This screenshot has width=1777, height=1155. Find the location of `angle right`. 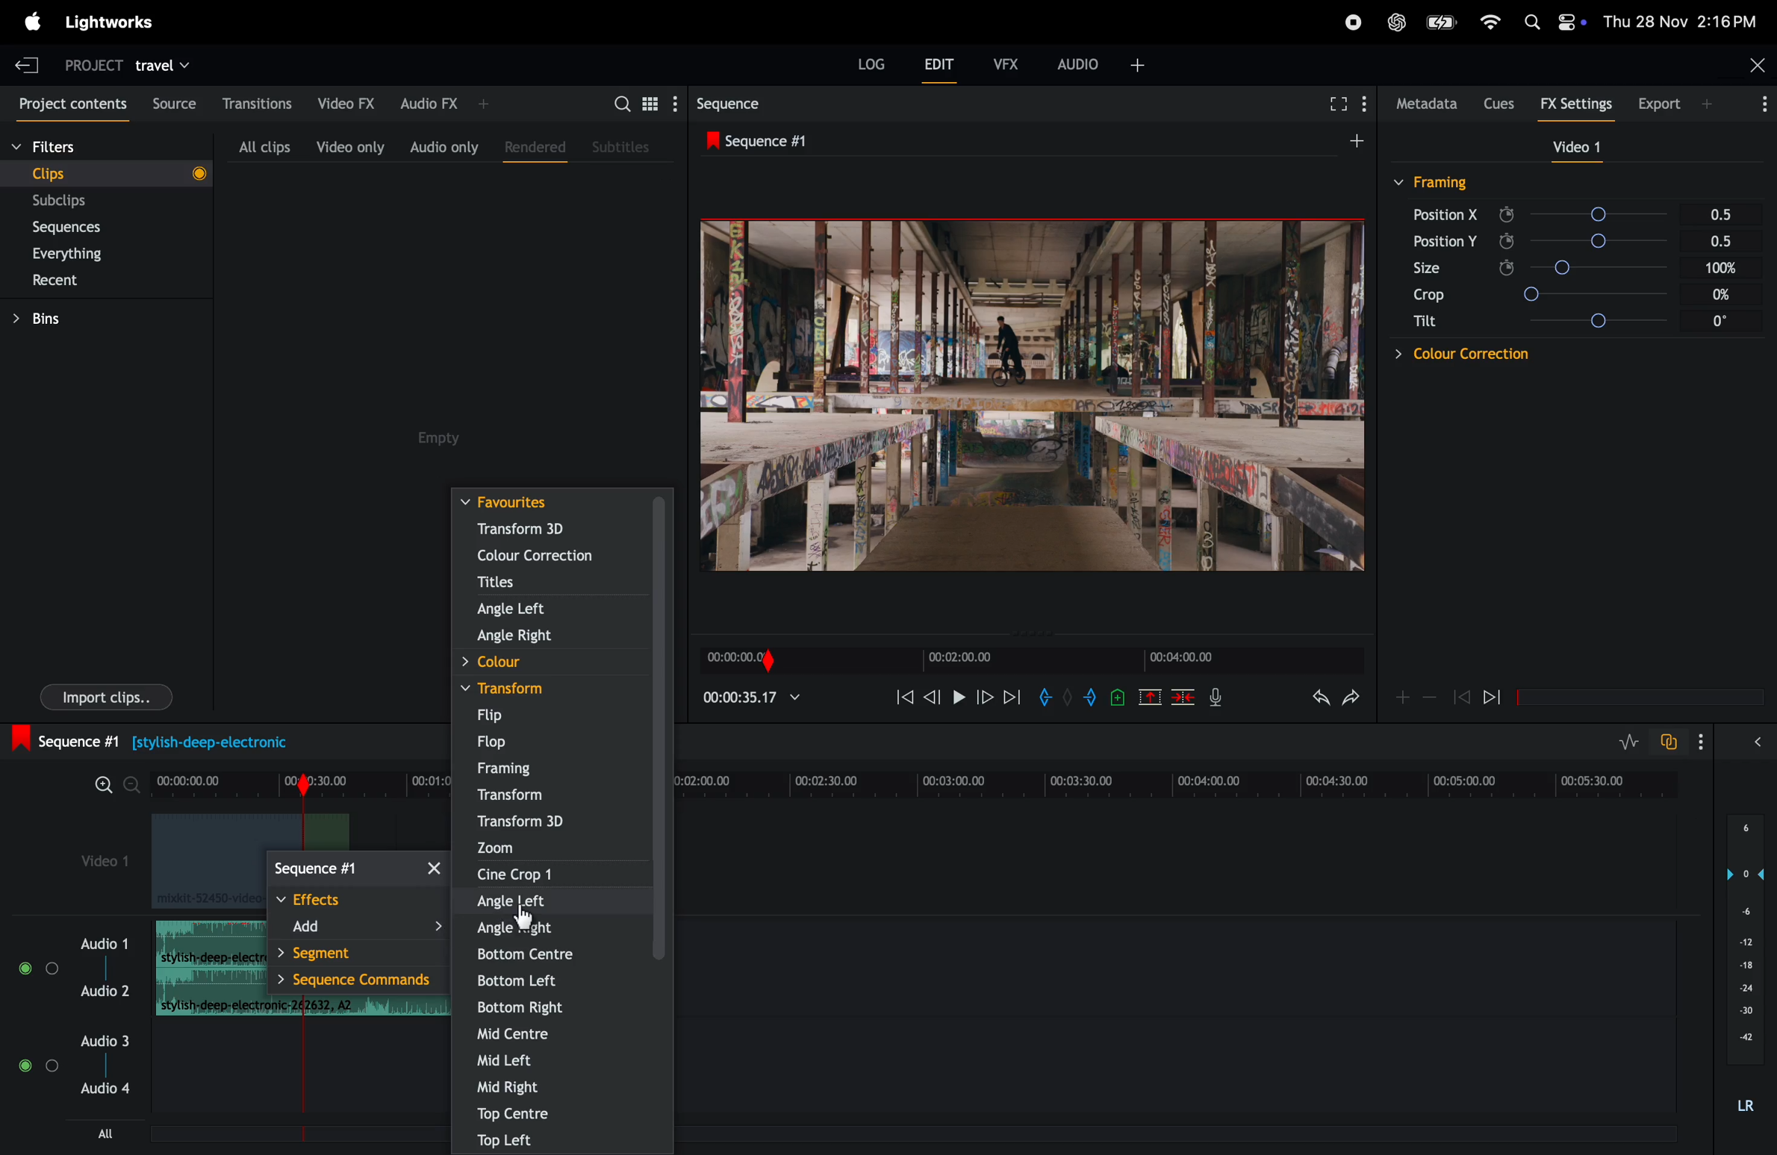

angle right is located at coordinates (542, 928).